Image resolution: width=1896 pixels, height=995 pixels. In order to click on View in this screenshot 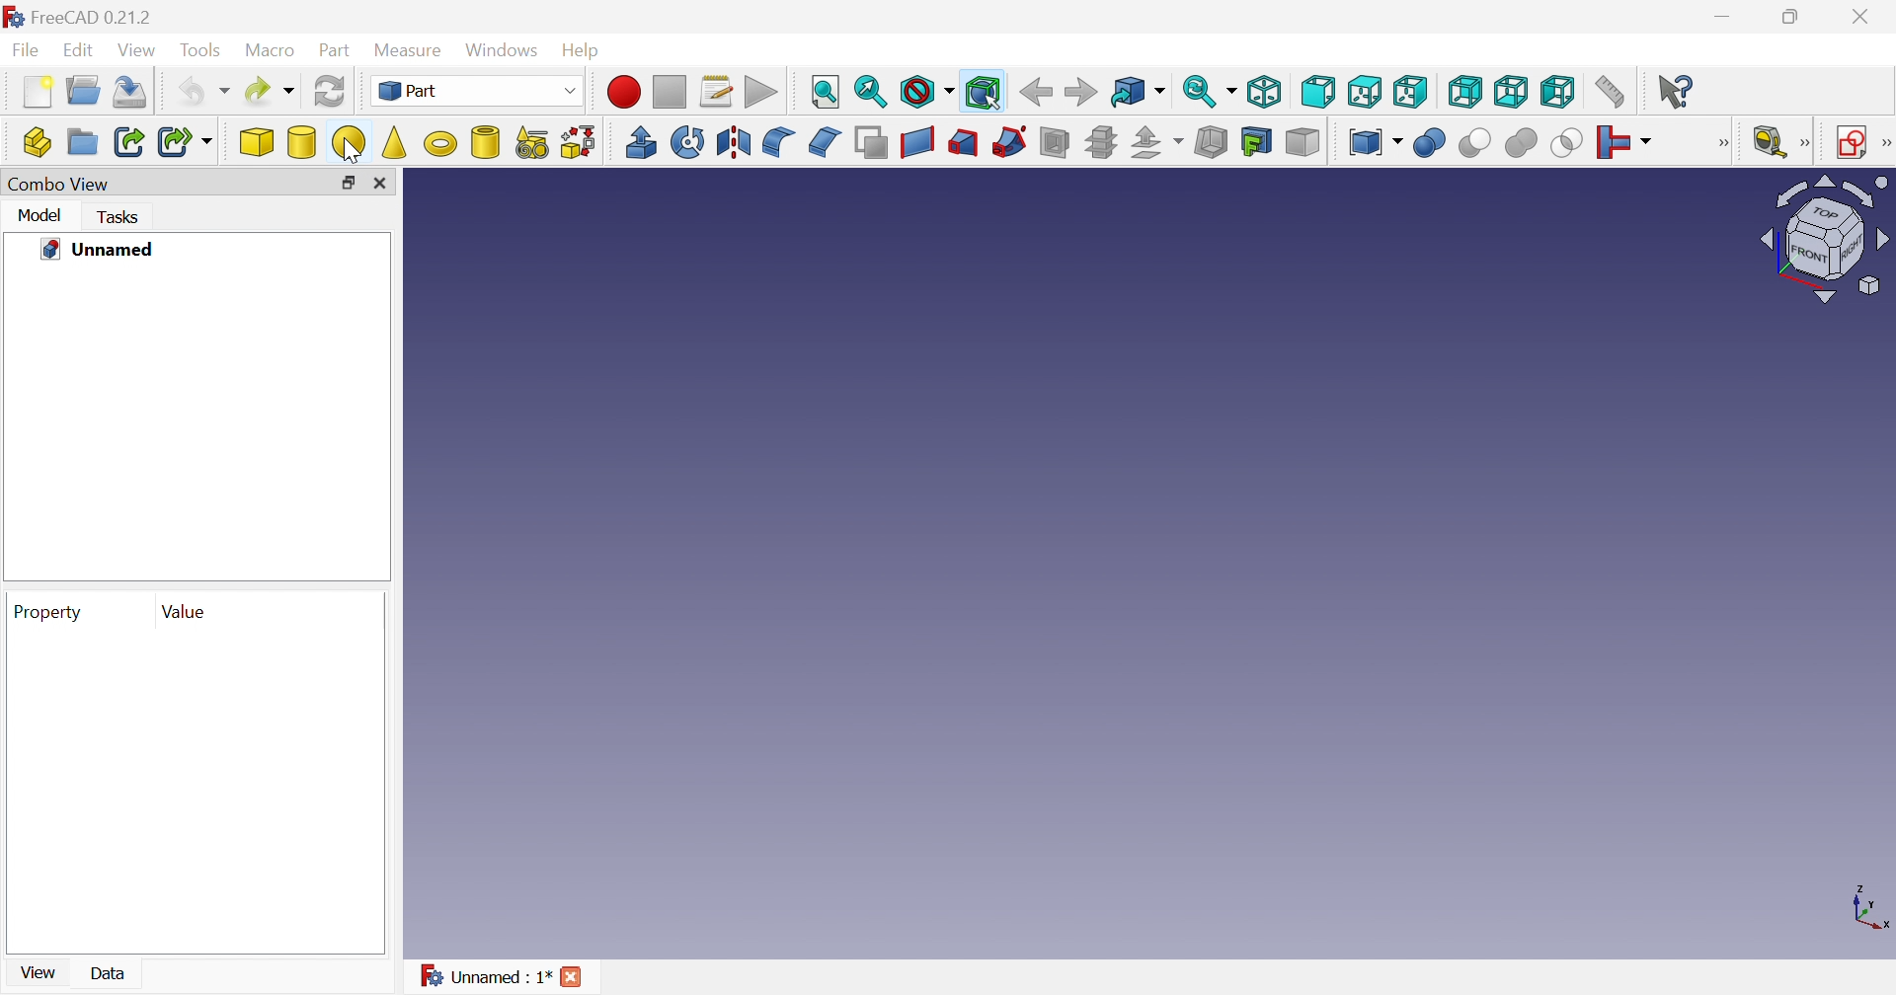, I will do `click(39, 971)`.